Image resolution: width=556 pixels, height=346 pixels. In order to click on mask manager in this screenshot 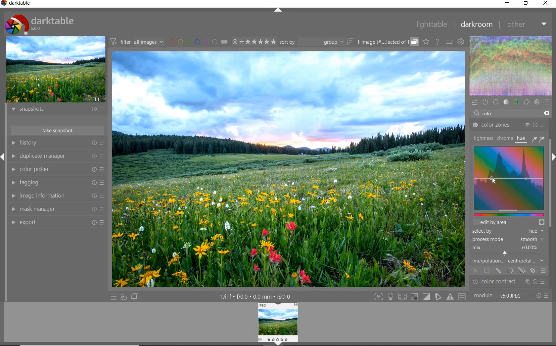, I will do `click(57, 208)`.